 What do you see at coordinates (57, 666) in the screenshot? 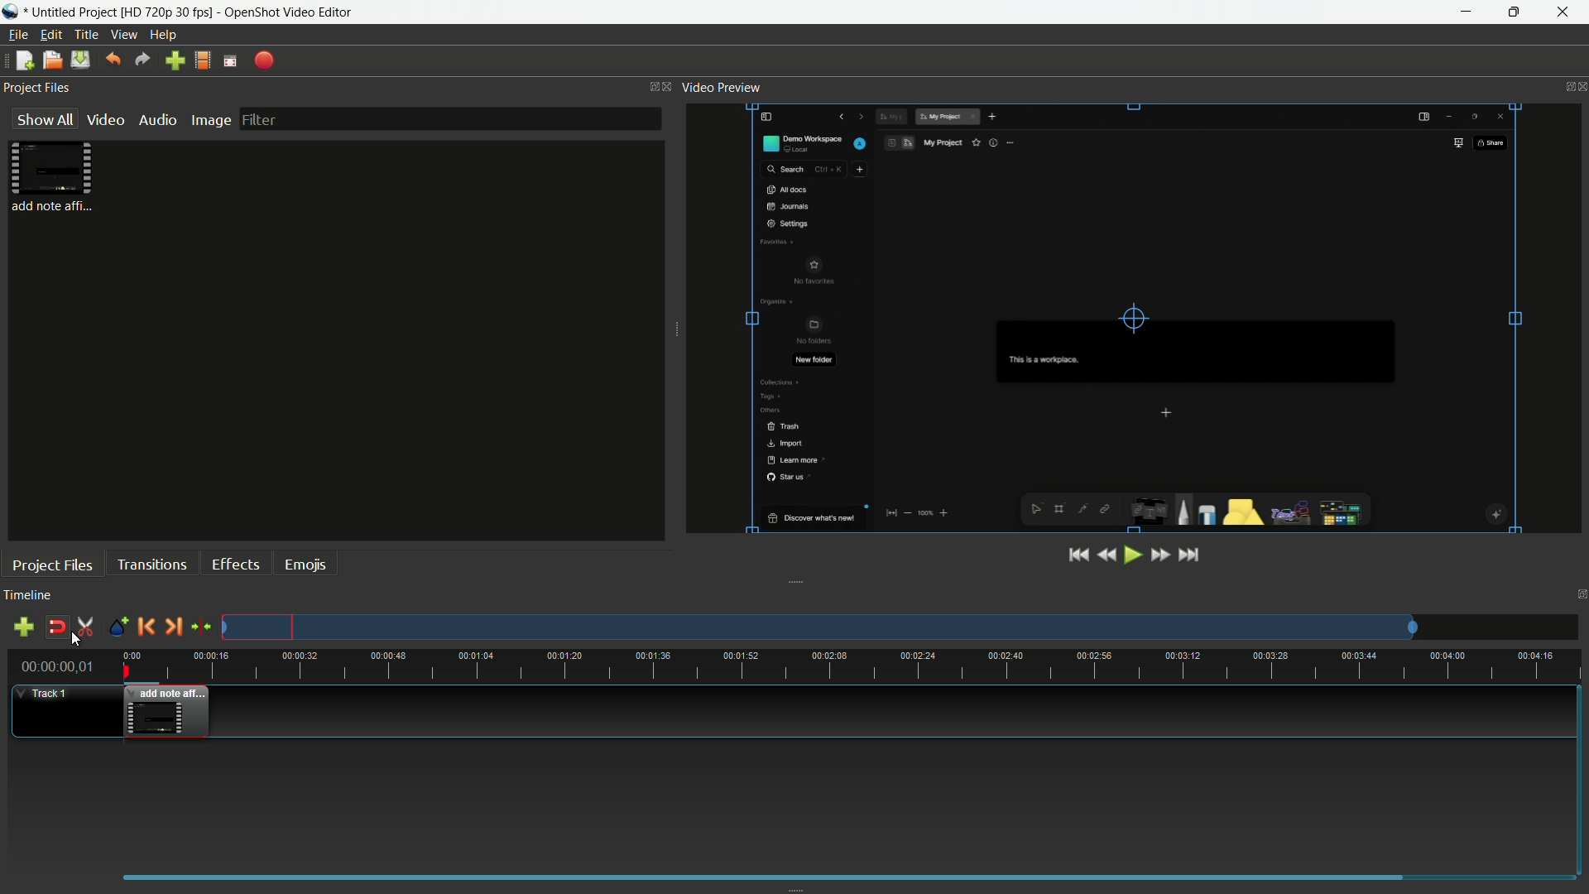
I see `00:00:00 01` at bounding box center [57, 666].